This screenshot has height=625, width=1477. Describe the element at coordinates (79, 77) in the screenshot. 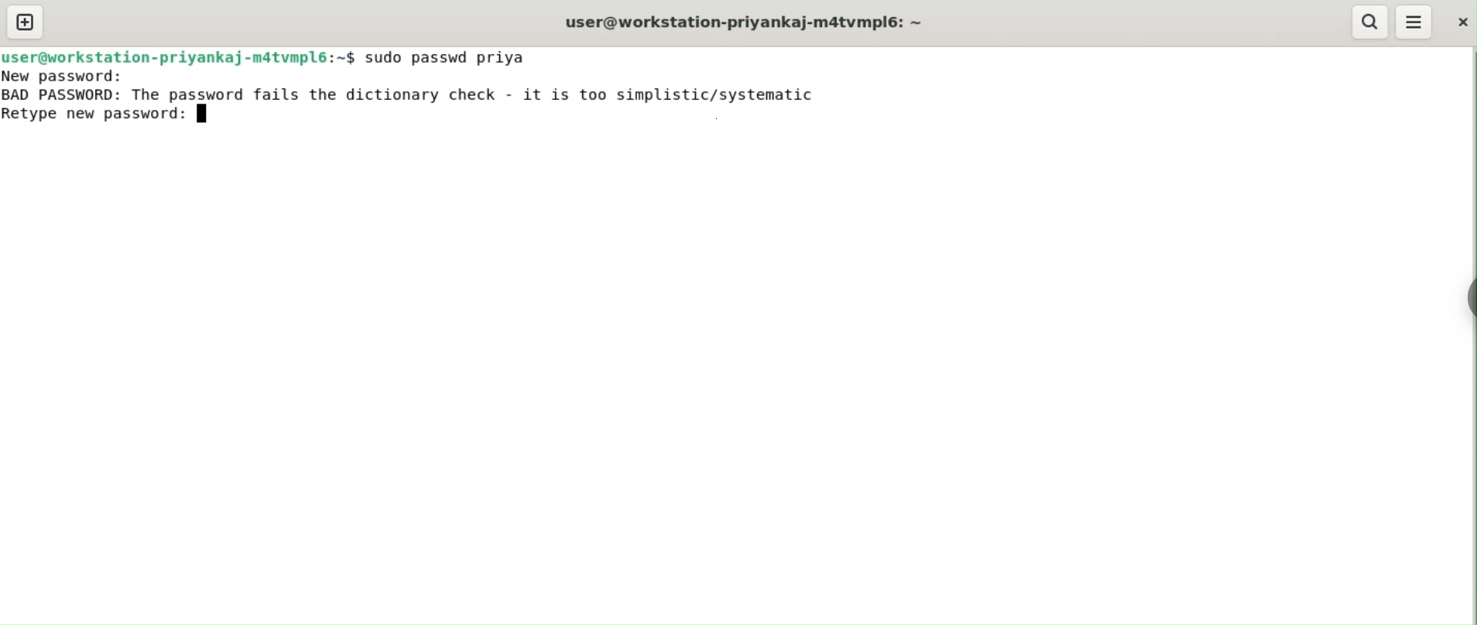

I see `new password:` at that location.